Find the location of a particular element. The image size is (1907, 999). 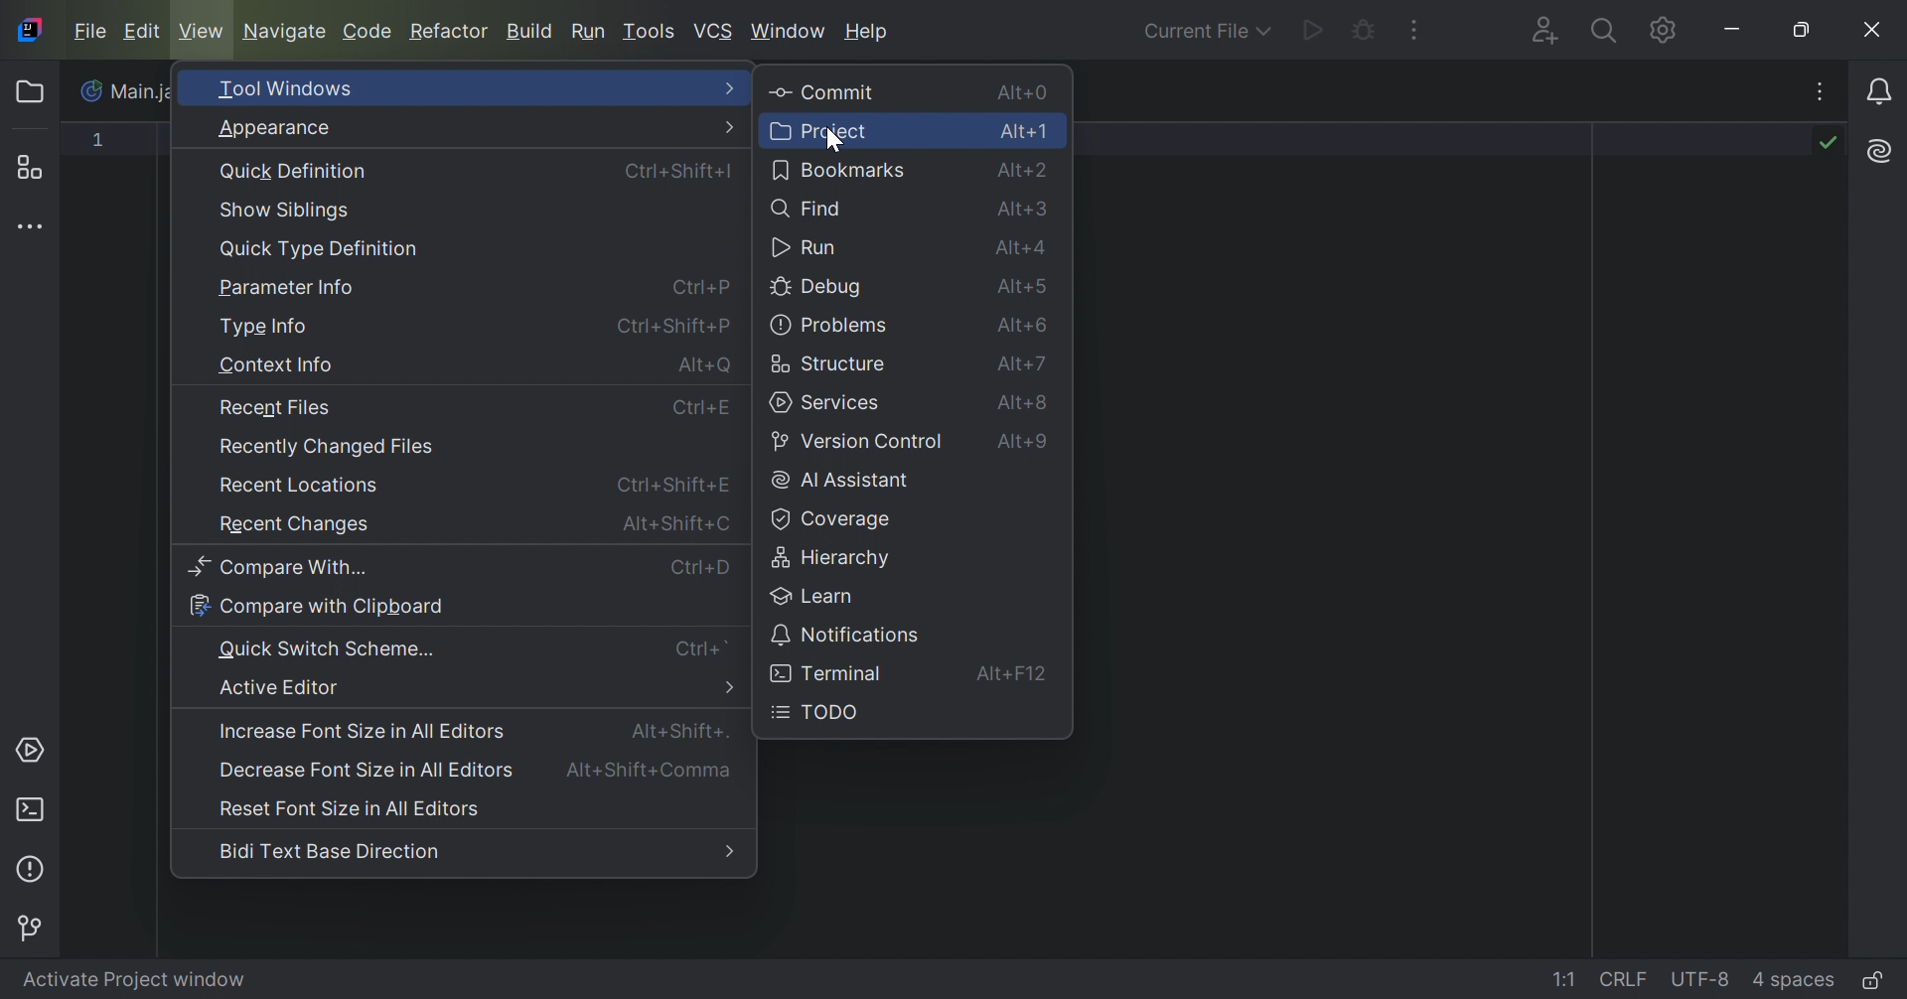

Notifications is located at coordinates (846, 634).